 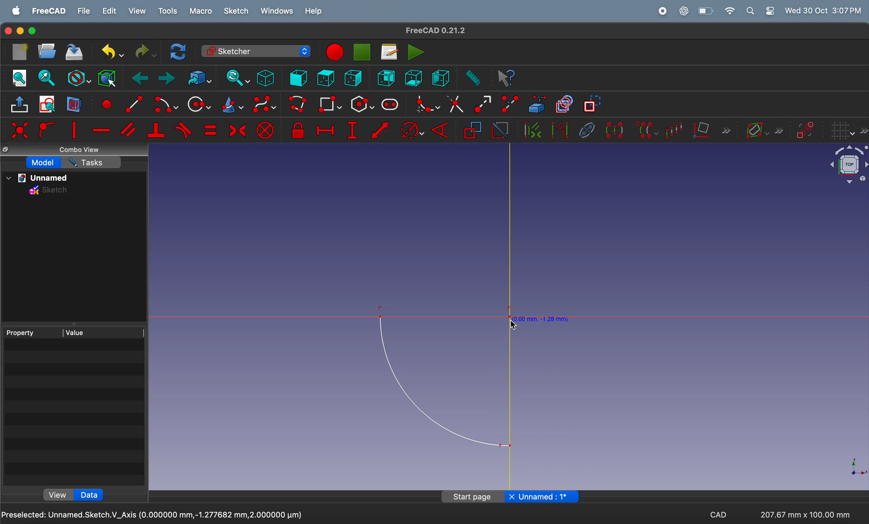 I want to click on create fillet, so click(x=425, y=104).